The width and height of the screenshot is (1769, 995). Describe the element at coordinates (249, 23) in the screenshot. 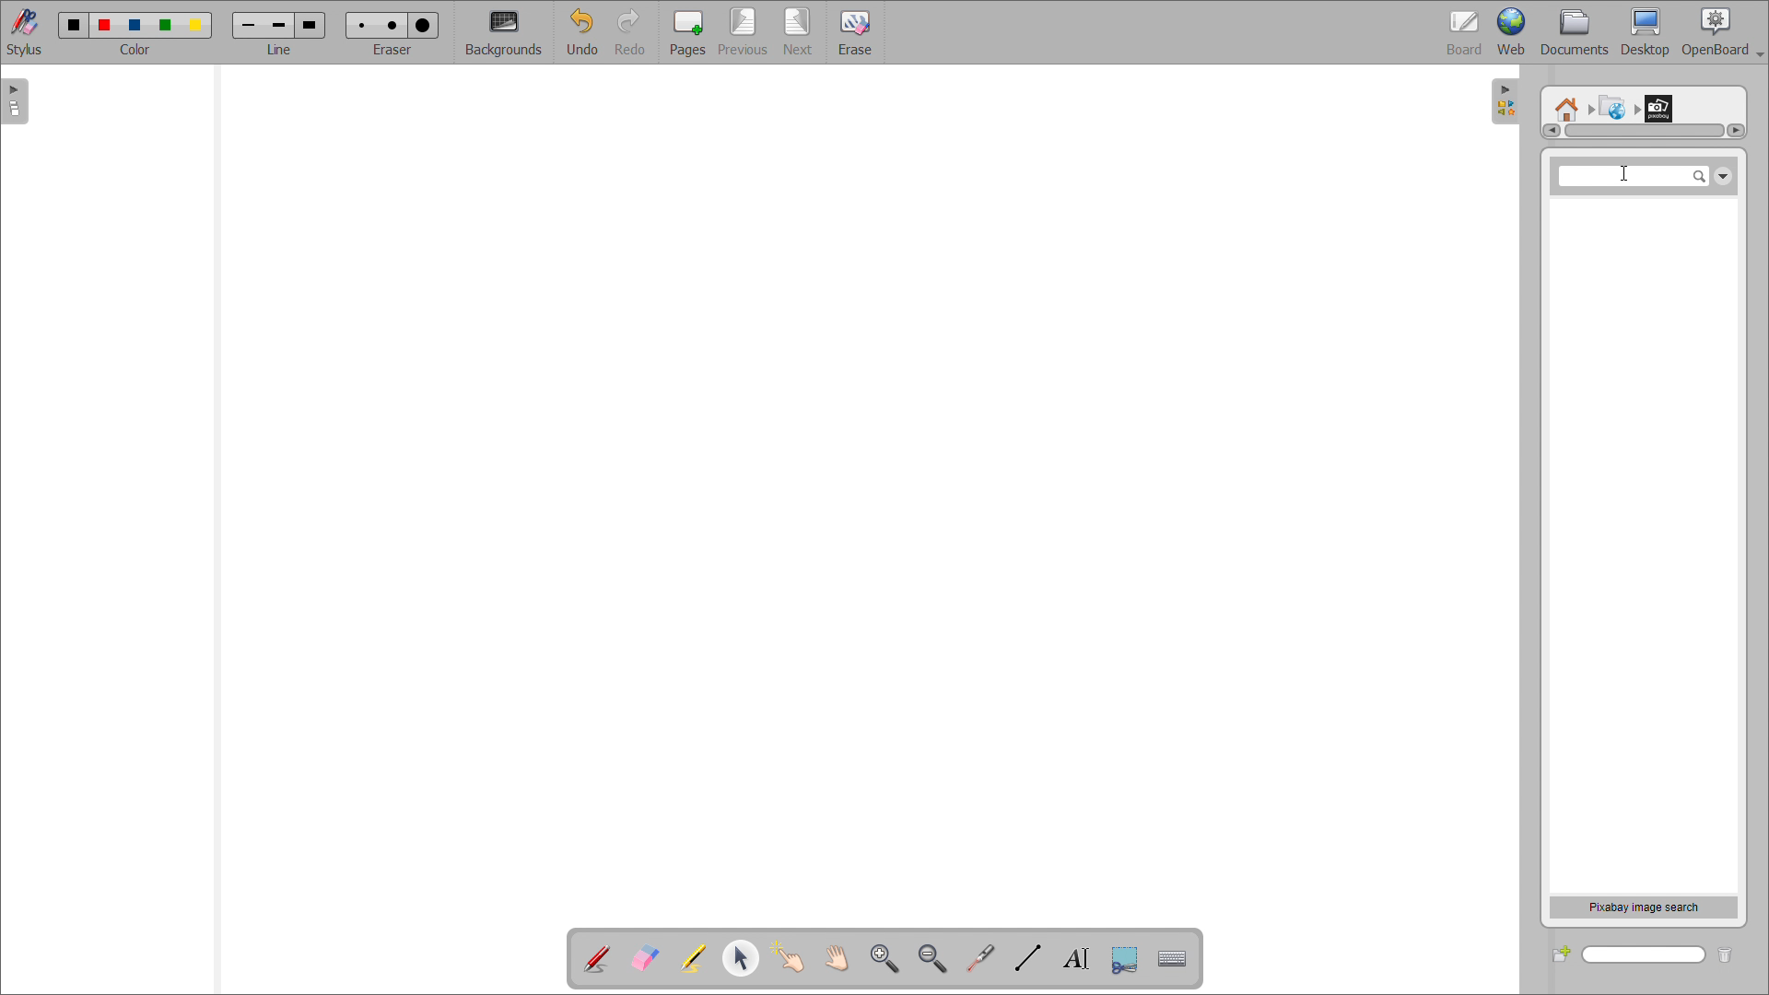

I see `Small line` at that location.